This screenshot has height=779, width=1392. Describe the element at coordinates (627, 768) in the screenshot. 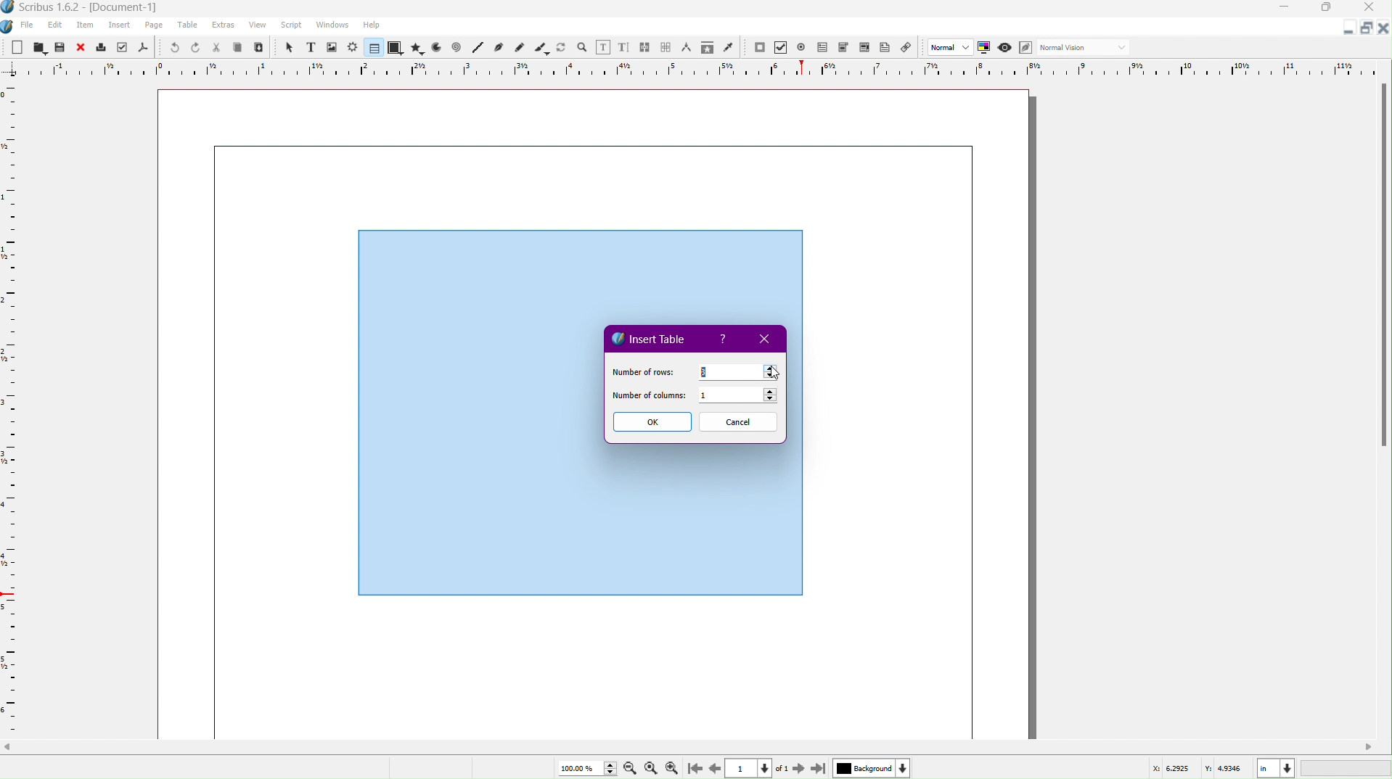

I see `Zoom Out` at that location.